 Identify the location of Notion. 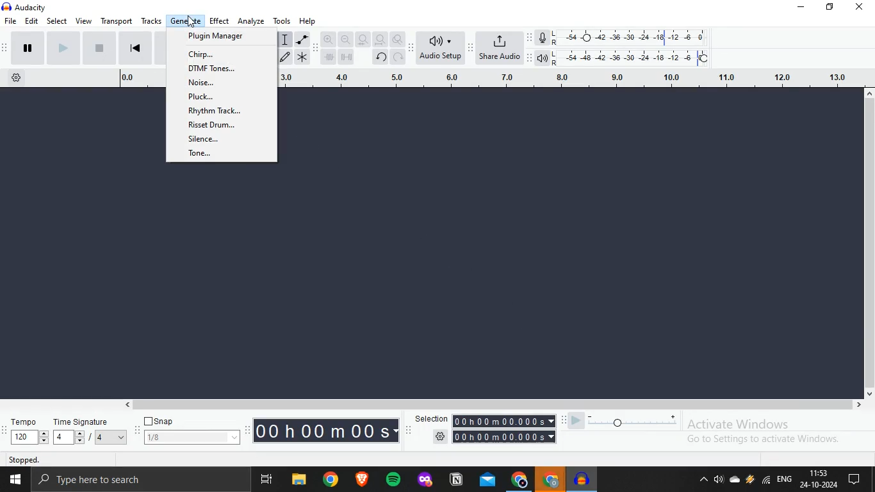
(456, 482).